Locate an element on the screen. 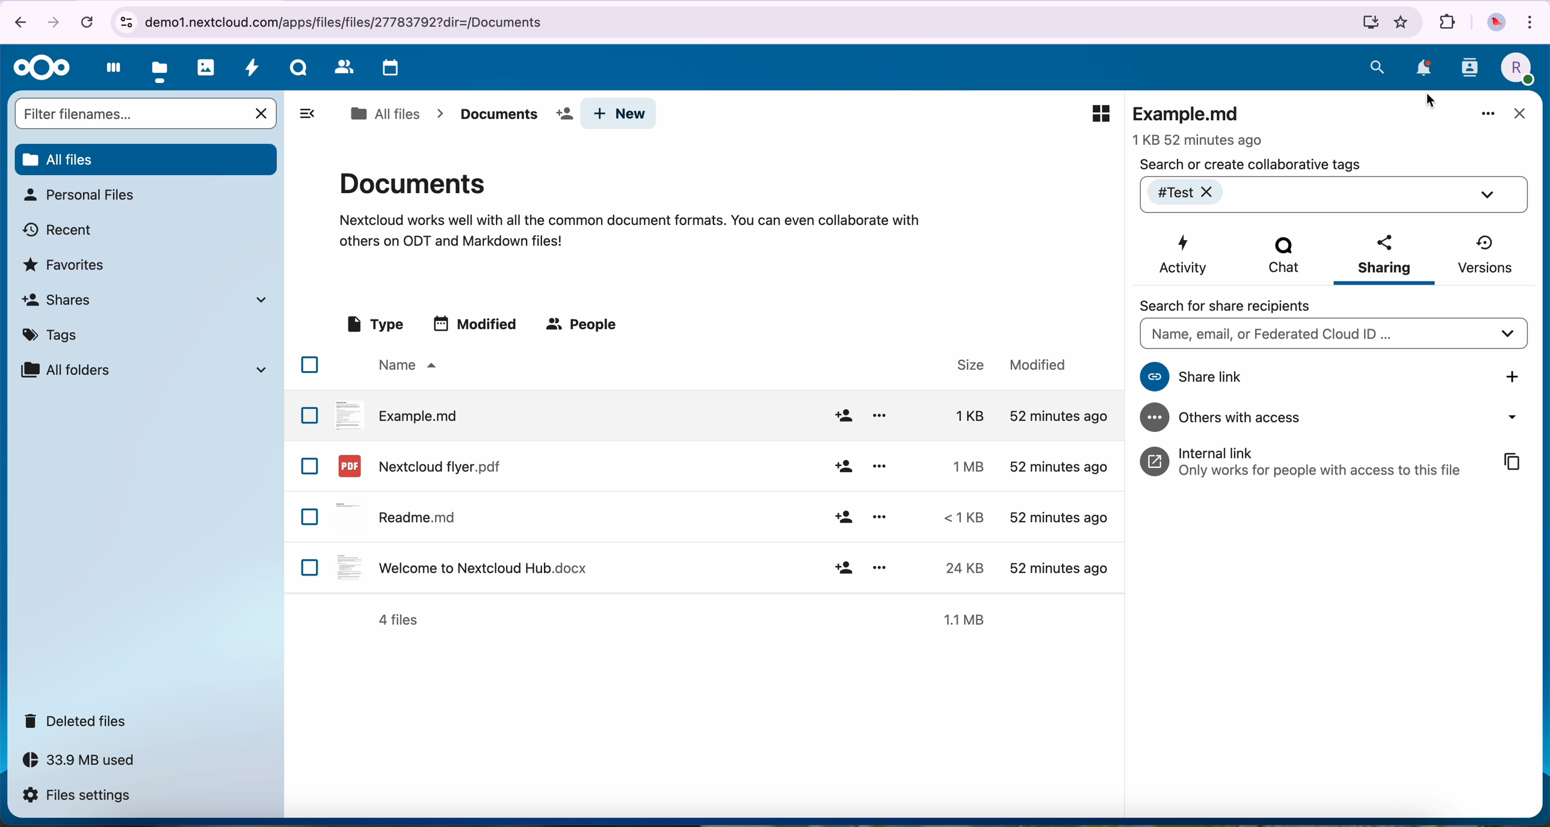  url is located at coordinates (746, 23).